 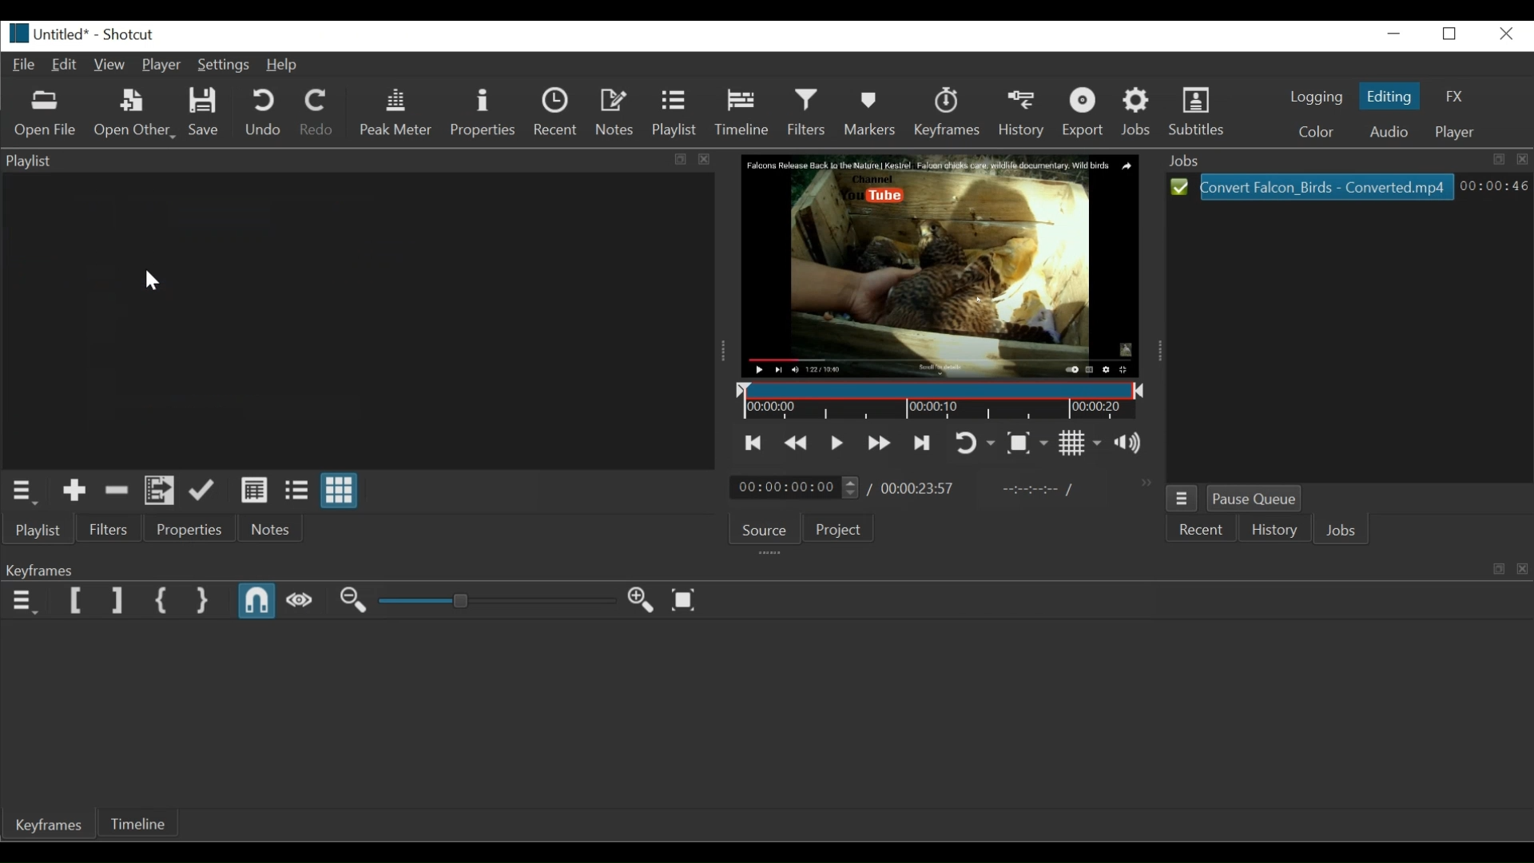 What do you see at coordinates (23, 602) in the screenshot?
I see `Keyframe menu` at bounding box center [23, 602].